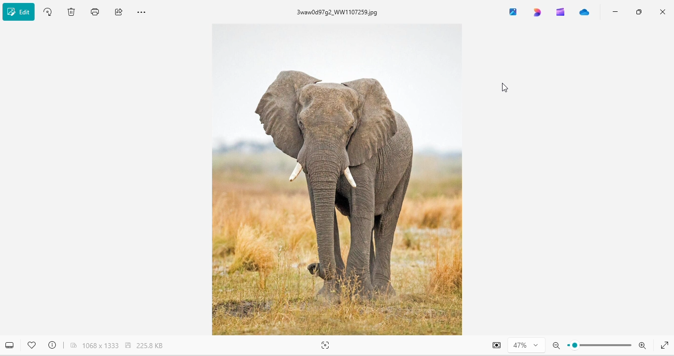 The height and width of the screenshot is (356, 674). What do you see at coordinates (118, 12) in the screenshot?
I see `share` at bounding box center [118, 12].